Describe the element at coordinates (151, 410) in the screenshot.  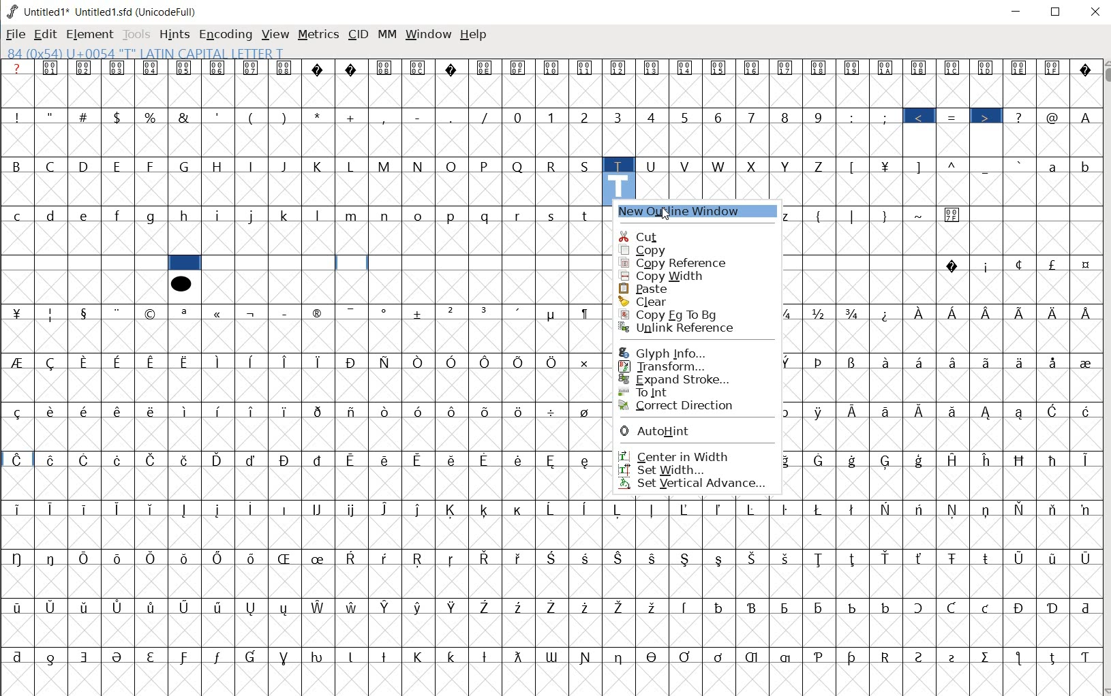
I see `Symbol` at that location.